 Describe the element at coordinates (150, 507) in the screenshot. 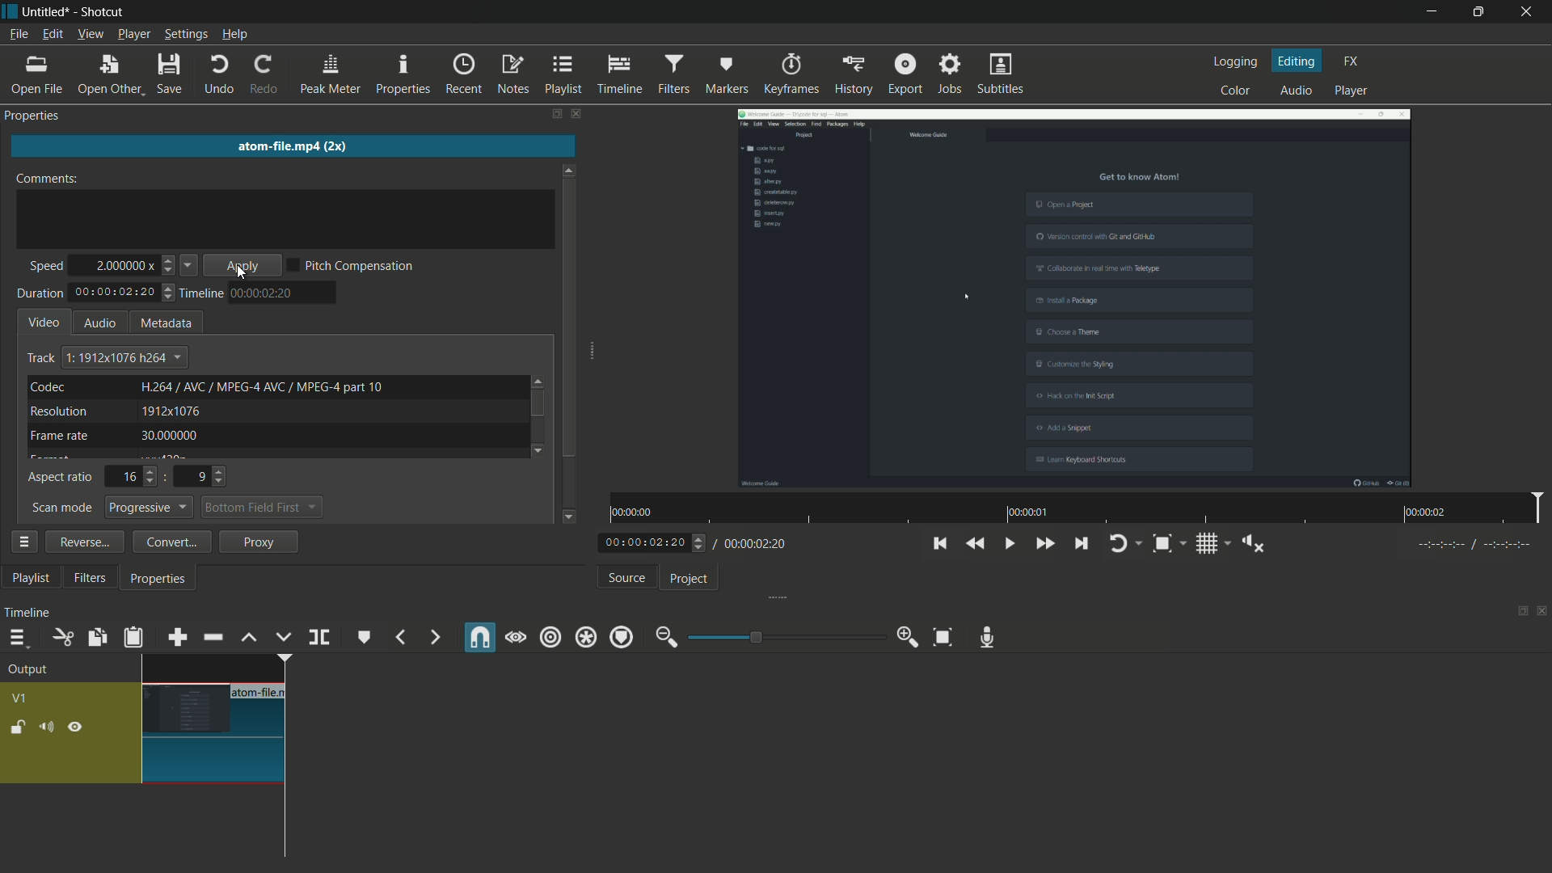

I see `progressive` at that location.